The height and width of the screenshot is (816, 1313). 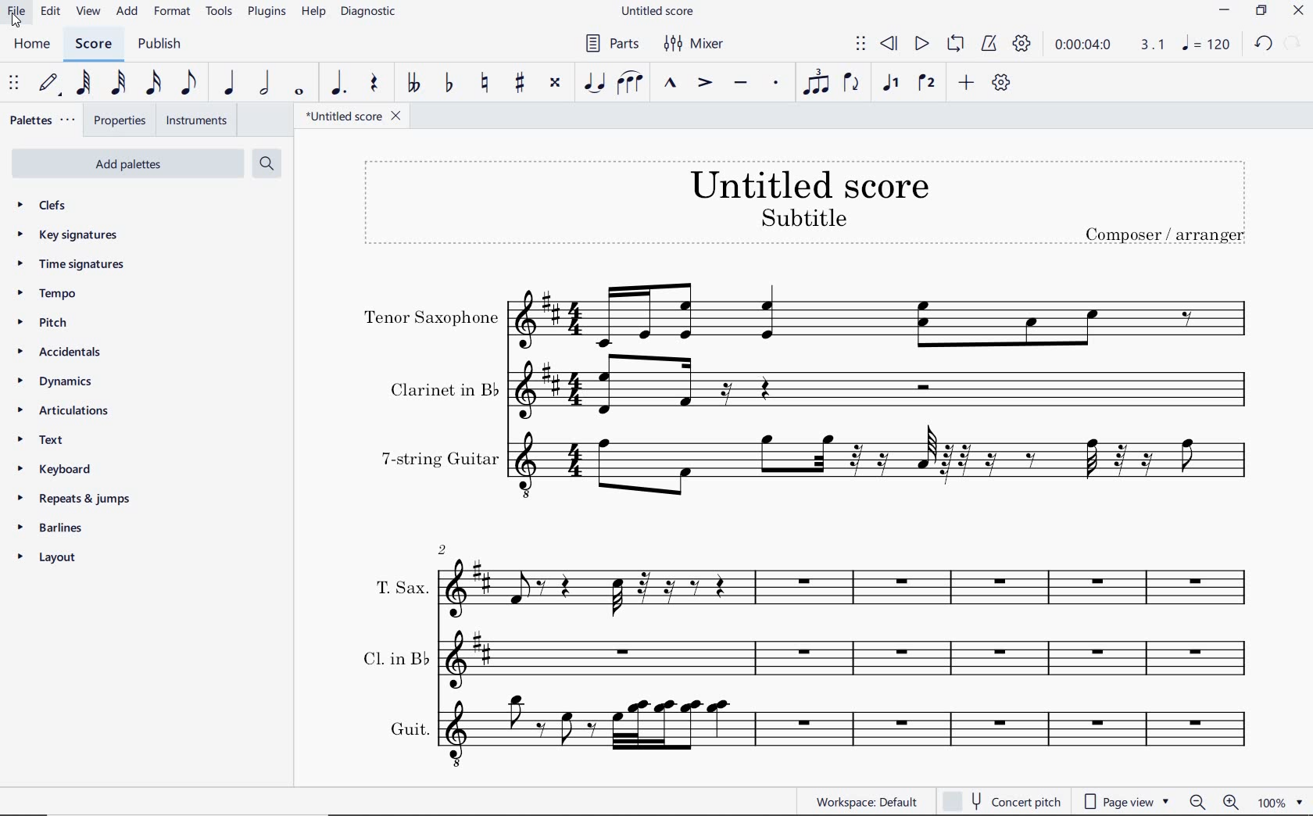 What do you see at coordinates (1293, 42) in the screenshot?
I see `REDO` at bounding box center [1293, 42].